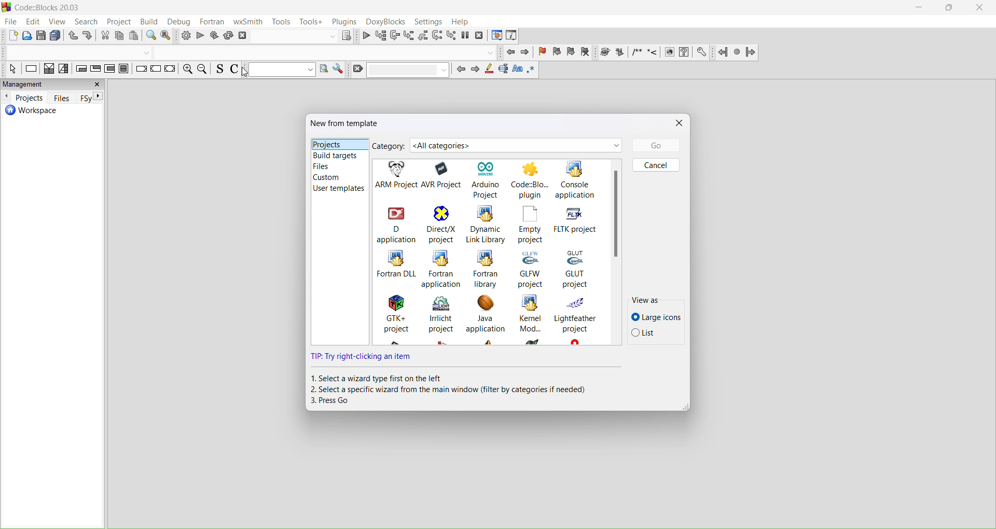 This screenshot has width=996, height=529. I want to click on file, so click(10, 22).